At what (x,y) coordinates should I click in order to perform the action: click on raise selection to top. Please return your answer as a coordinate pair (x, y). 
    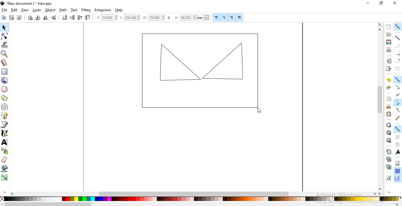
    Looking at the image, I should click on (88, 18).